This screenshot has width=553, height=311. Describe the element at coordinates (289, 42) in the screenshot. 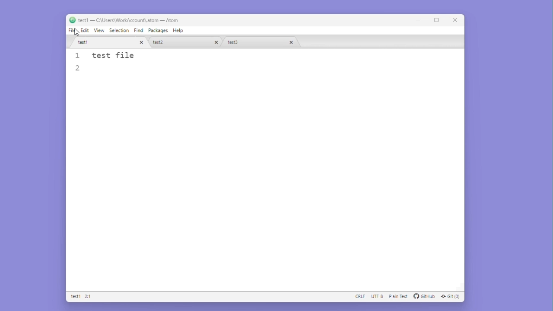

I see `close` at that location.